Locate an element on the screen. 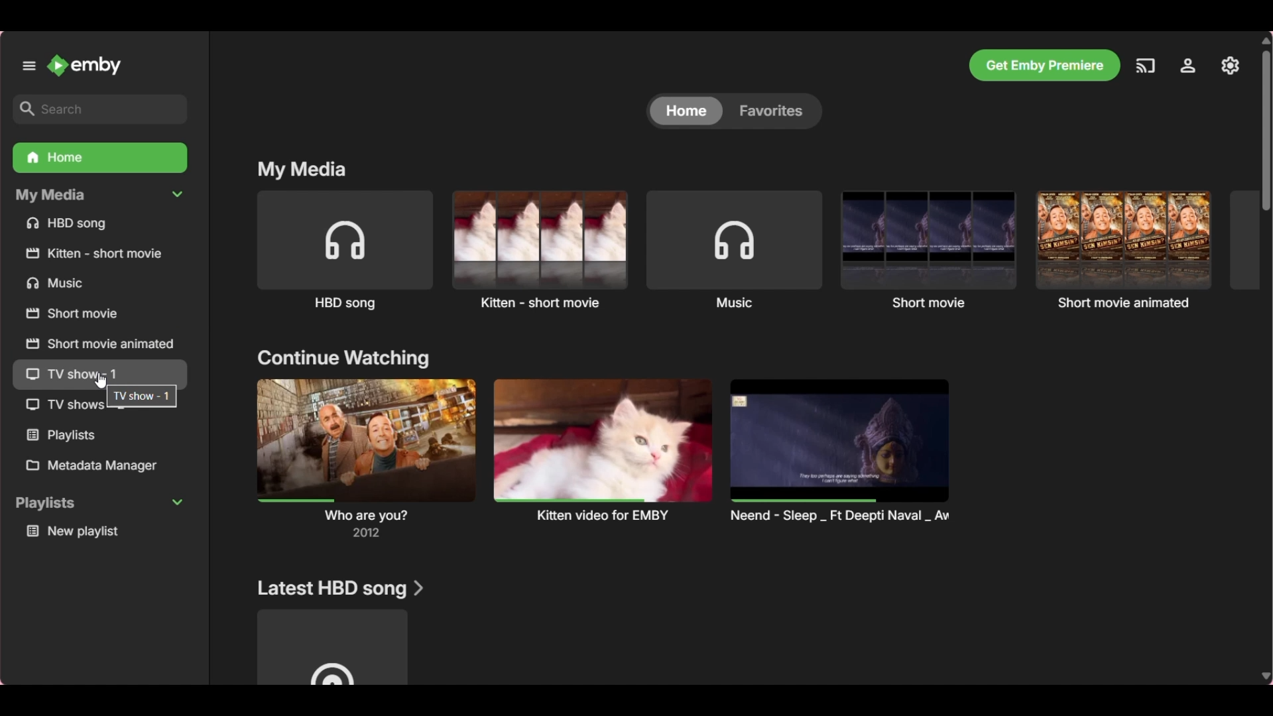  Section title is located at coordinates (338, 589).